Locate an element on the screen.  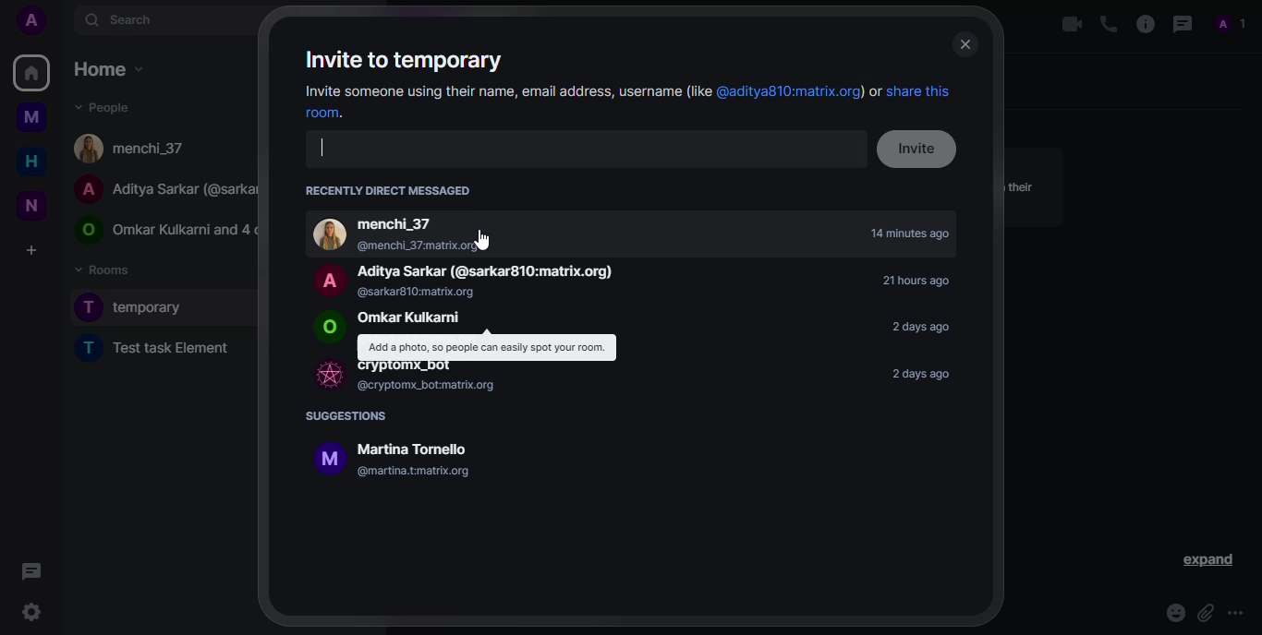
attach is located at coordinates (1202, 613).